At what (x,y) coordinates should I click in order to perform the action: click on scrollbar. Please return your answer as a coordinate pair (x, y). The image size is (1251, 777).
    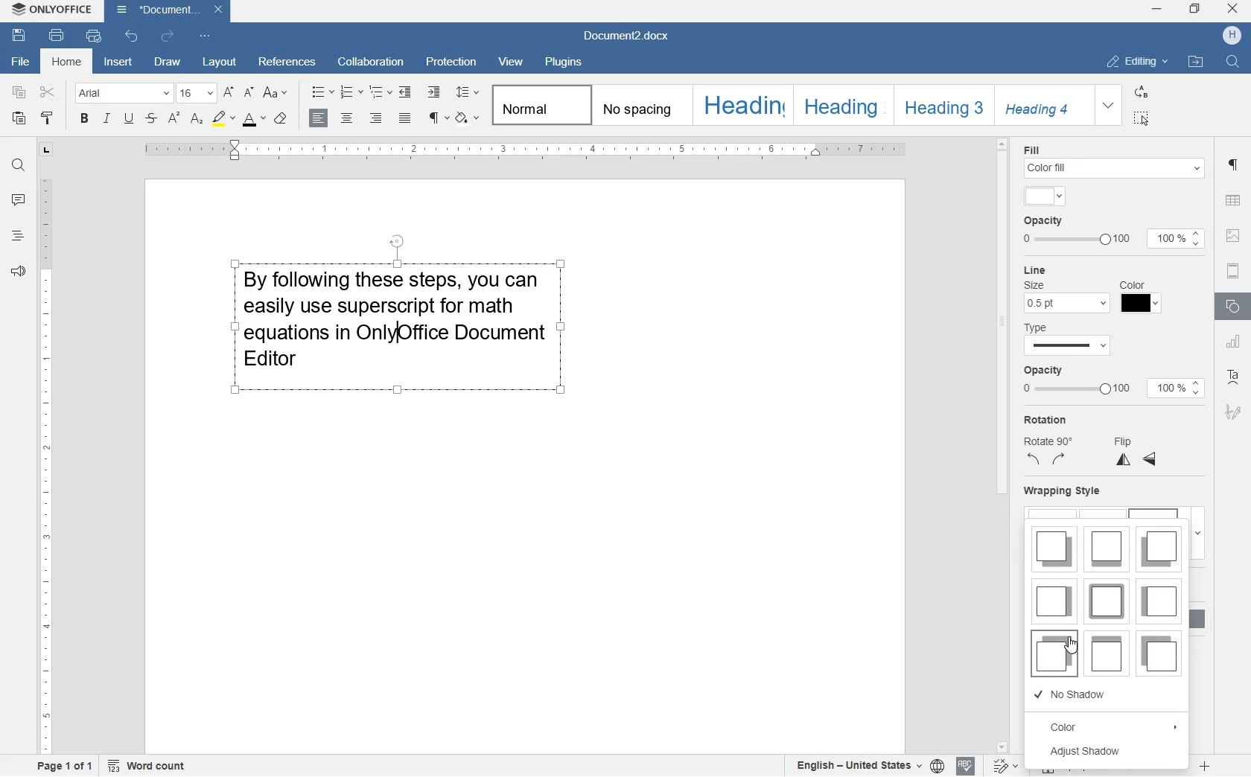
    Looking at the image, I should click on (1004, 444).